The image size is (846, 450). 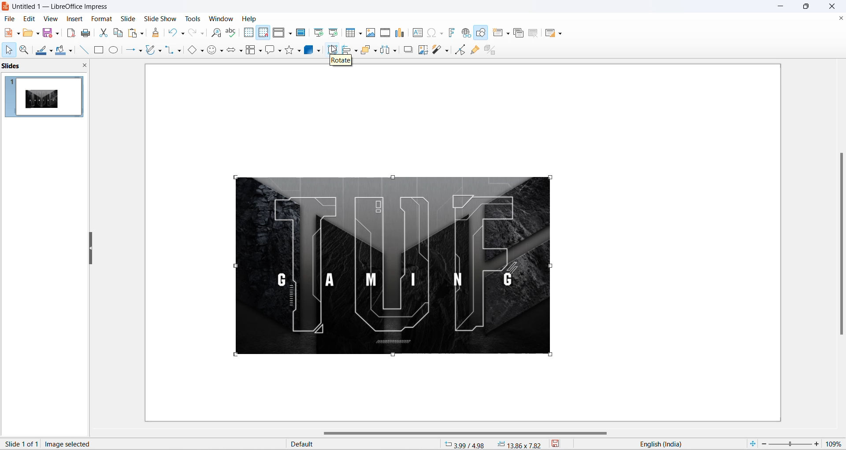 I want to click on undo, so click(x=173, y=32).